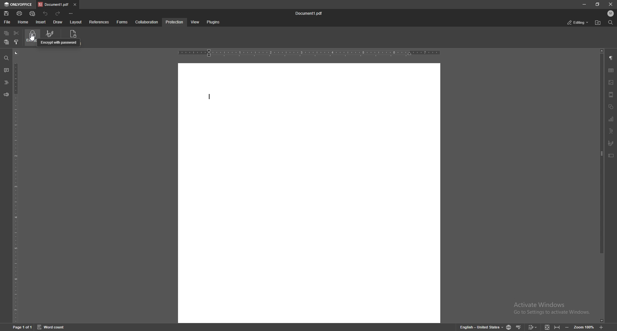 Image resolution: width=617 pixels, height=331 pixels. I want to click on shapes, so click(611, 107).